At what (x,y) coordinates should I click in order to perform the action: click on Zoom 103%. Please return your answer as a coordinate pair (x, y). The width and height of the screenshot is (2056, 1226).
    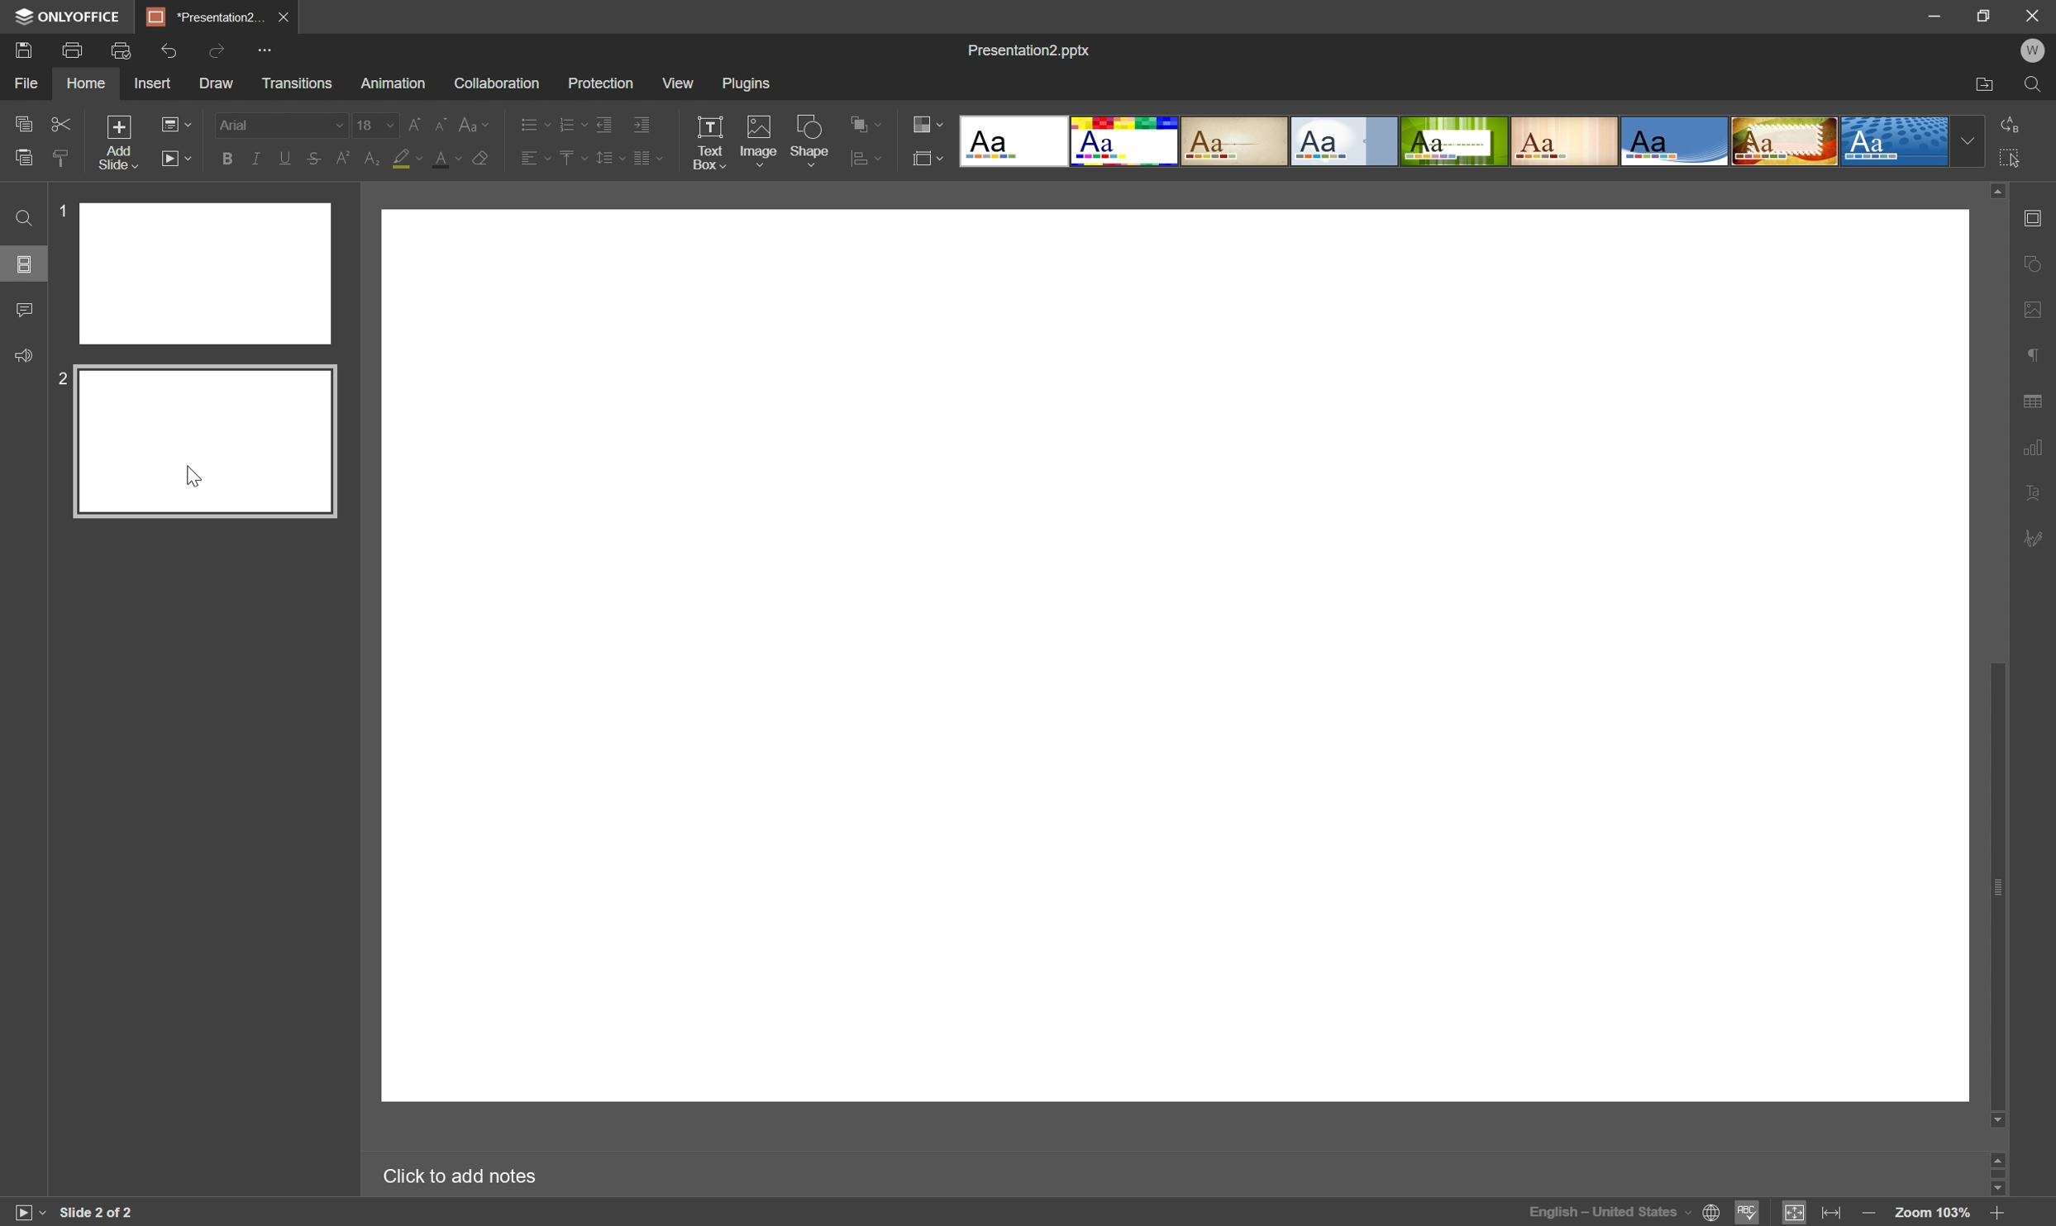
    Looking at the image, I should click on (1933, 1214).